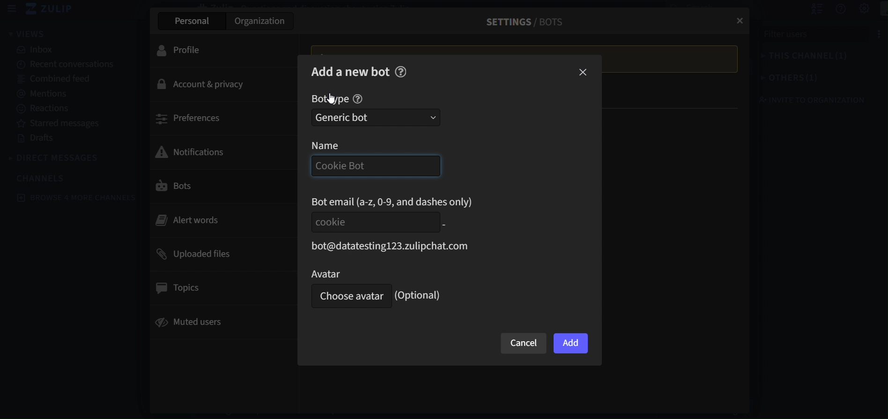 The image size is (888, 419). What do you see at coordinates (794, 58) in the screenshot?
I see `this channel(1)` at bounding box center [794, 58].